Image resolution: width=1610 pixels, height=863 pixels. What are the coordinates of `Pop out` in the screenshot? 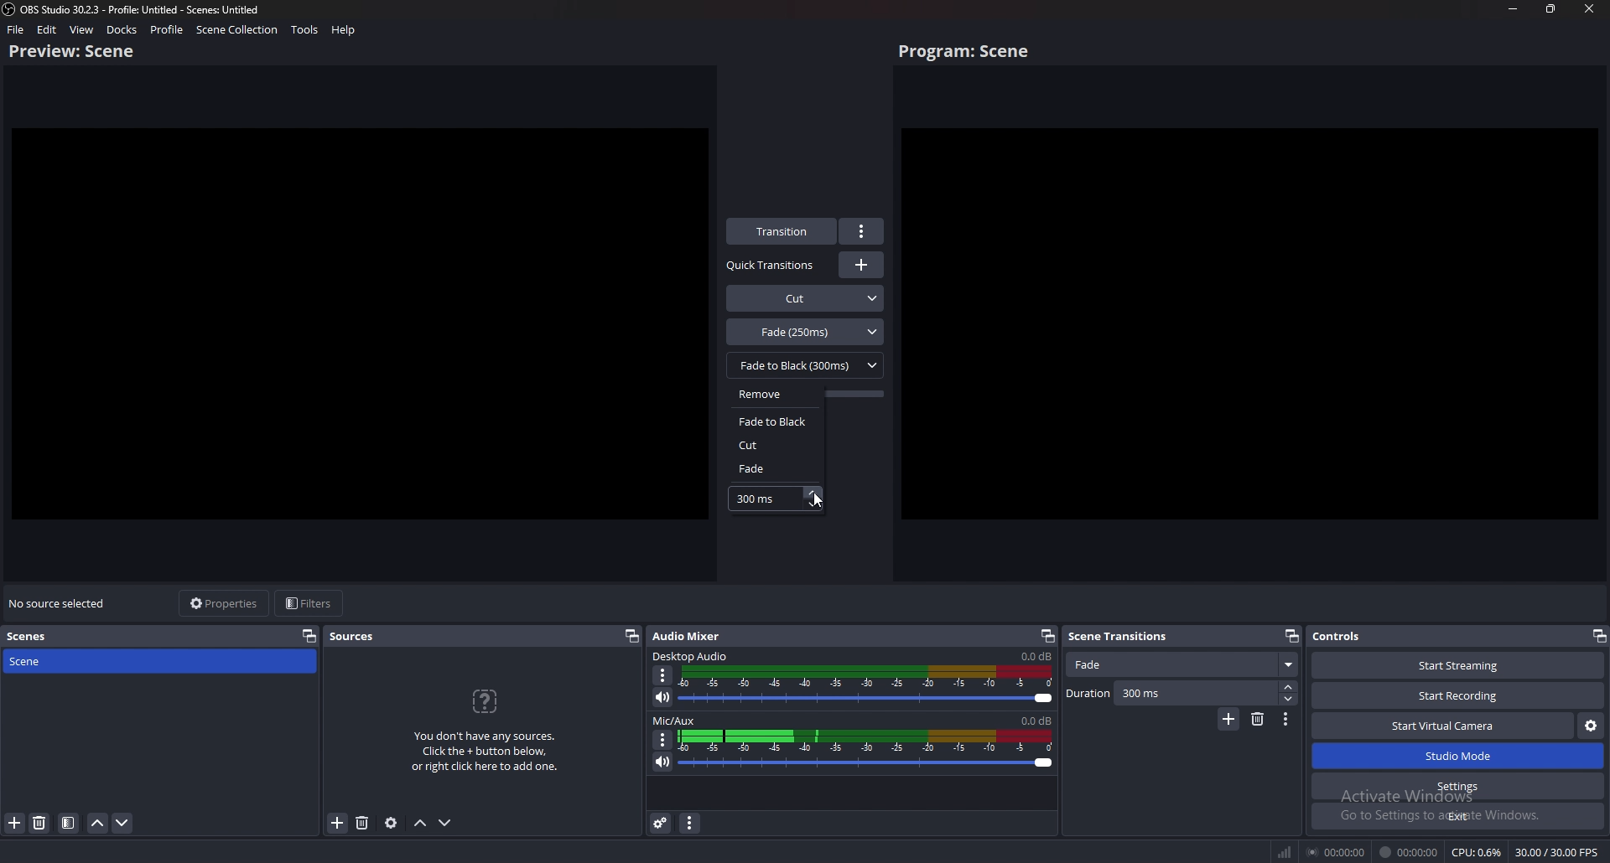 It's located at (1047, 637).